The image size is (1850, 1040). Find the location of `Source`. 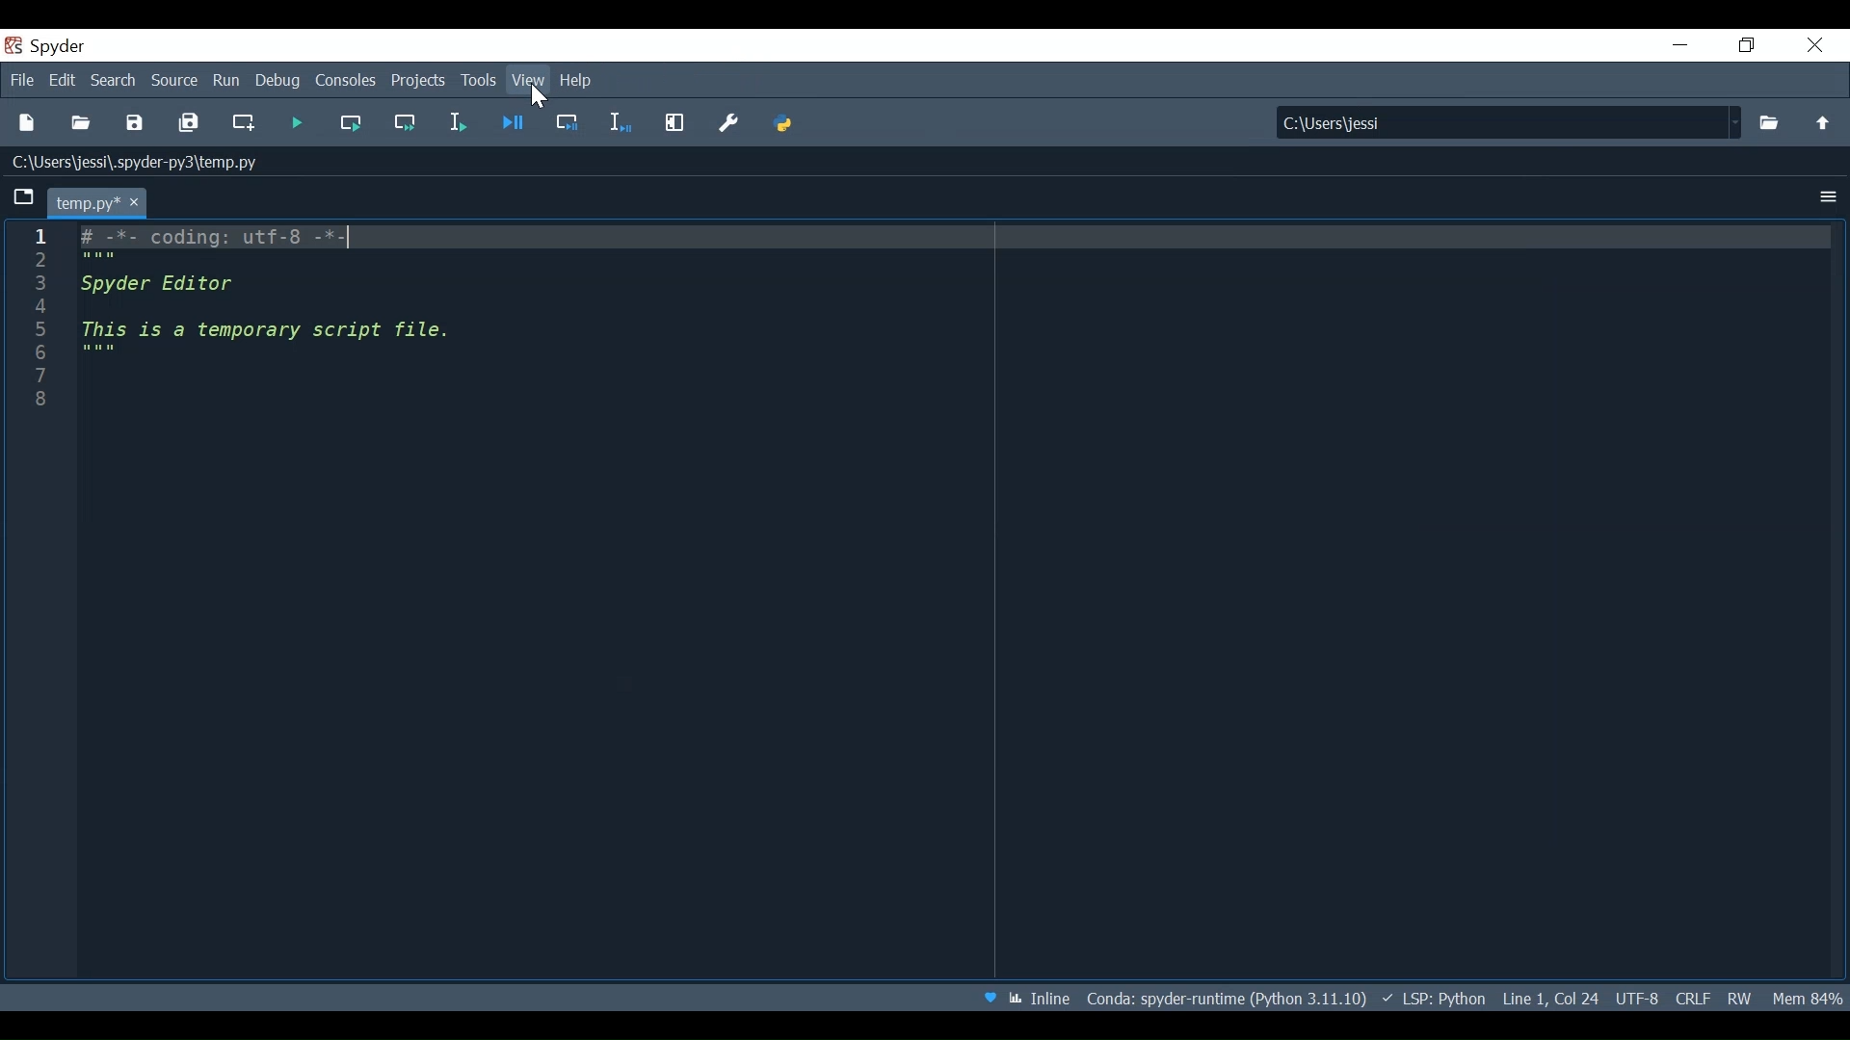

Source is located at coordinates (174, 81).